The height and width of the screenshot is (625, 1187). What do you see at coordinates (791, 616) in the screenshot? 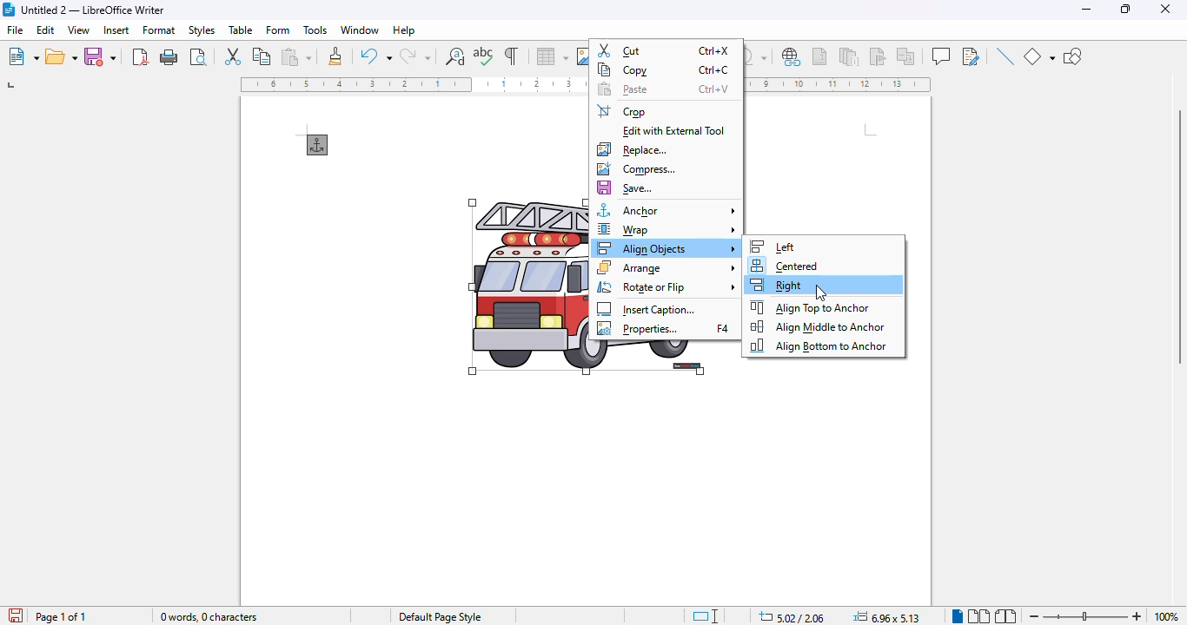
I see `X & Y coordinated` at bounding box center [791, 616].